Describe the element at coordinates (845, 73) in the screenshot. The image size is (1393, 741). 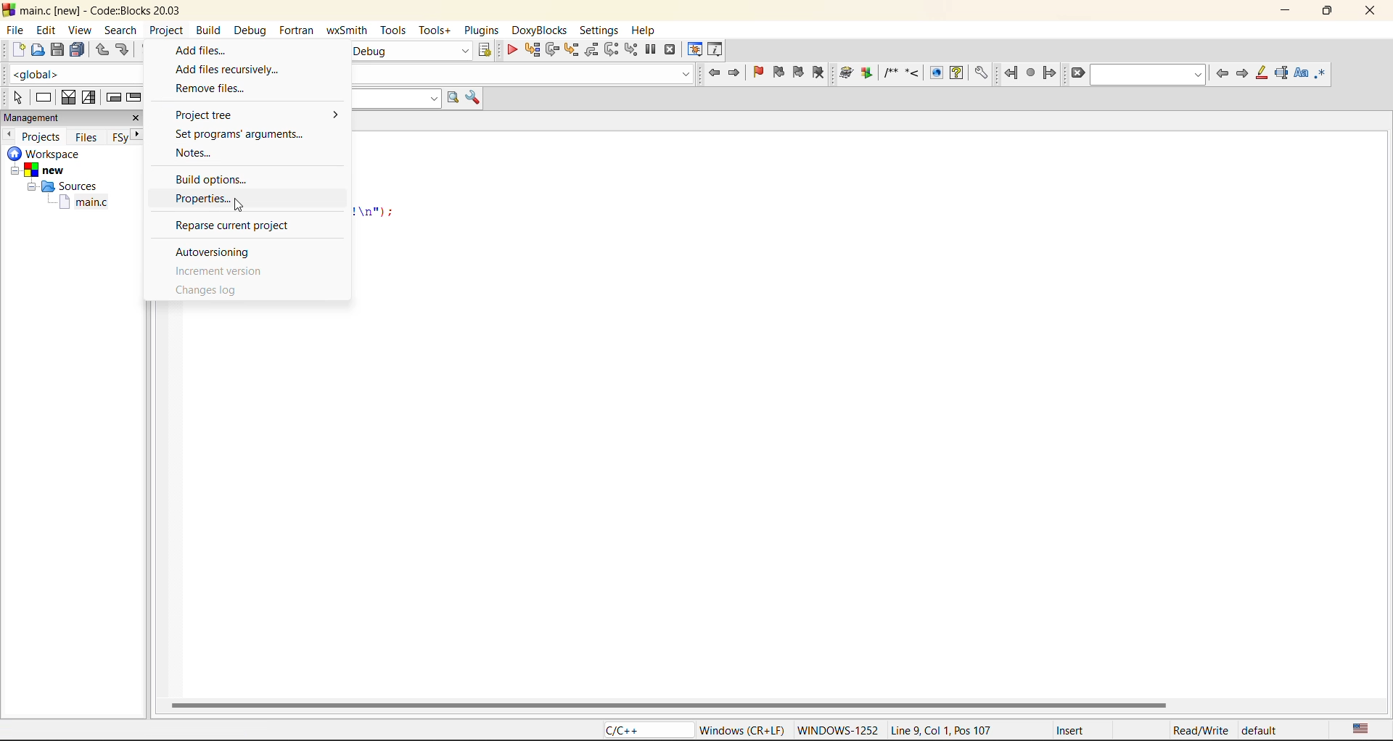
I see `Run doxywizard` at that location.